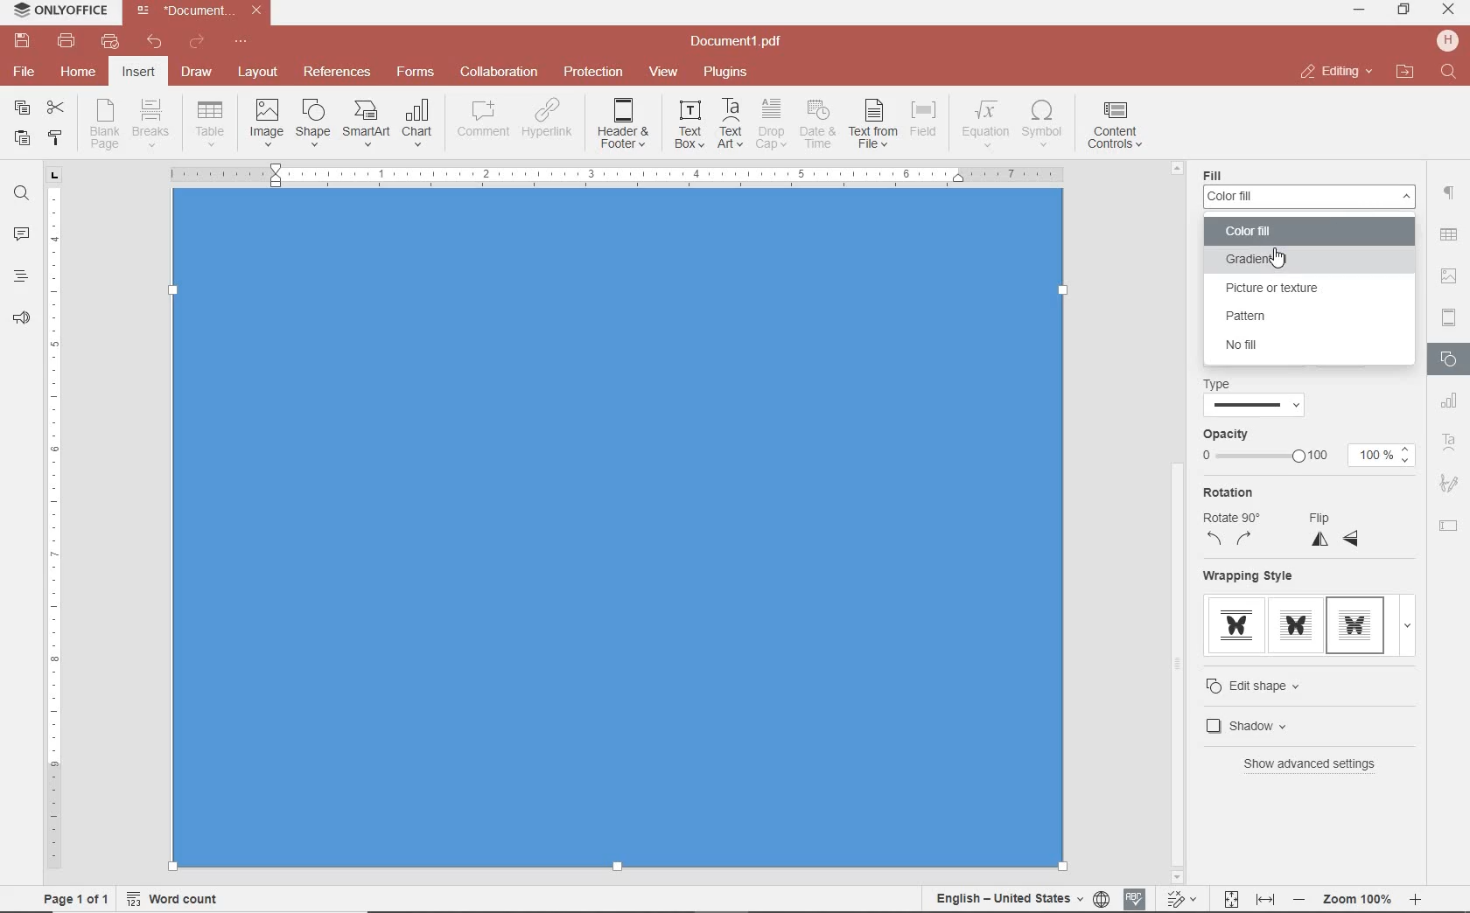 This screenshot has width=1470, height=913. Describe the element at coordinates (203, 10) in the screenshot. I see `file name` at that location.